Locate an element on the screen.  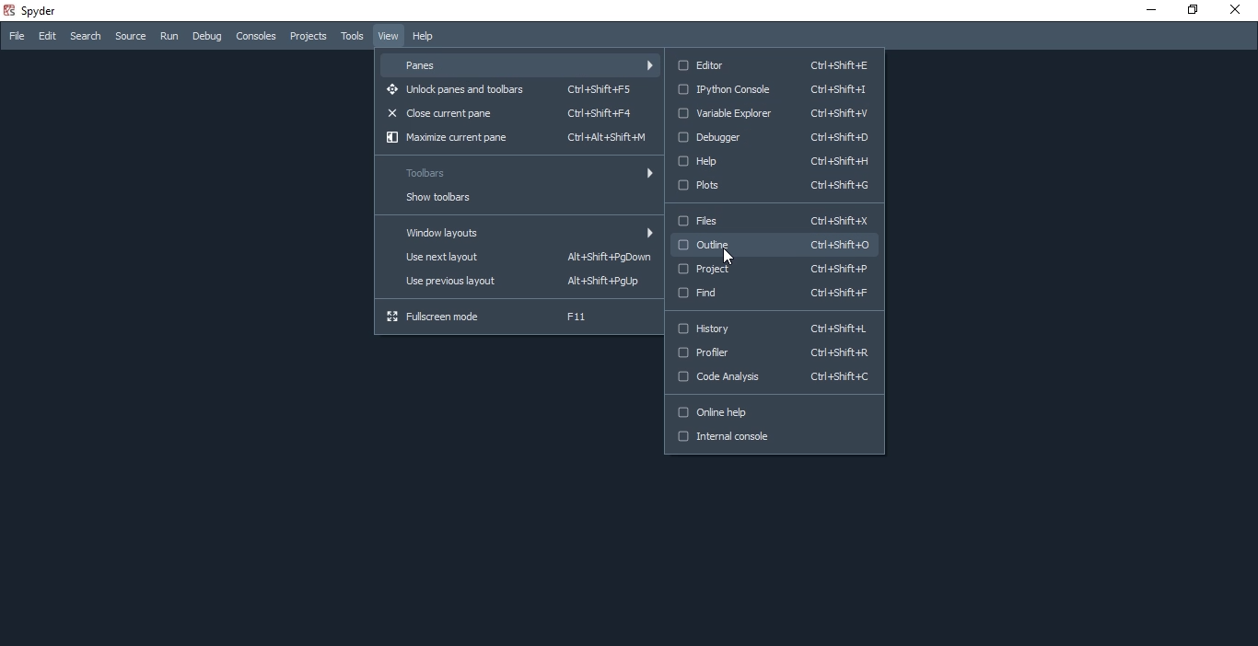
Online help is located at coordinates (773, 415).